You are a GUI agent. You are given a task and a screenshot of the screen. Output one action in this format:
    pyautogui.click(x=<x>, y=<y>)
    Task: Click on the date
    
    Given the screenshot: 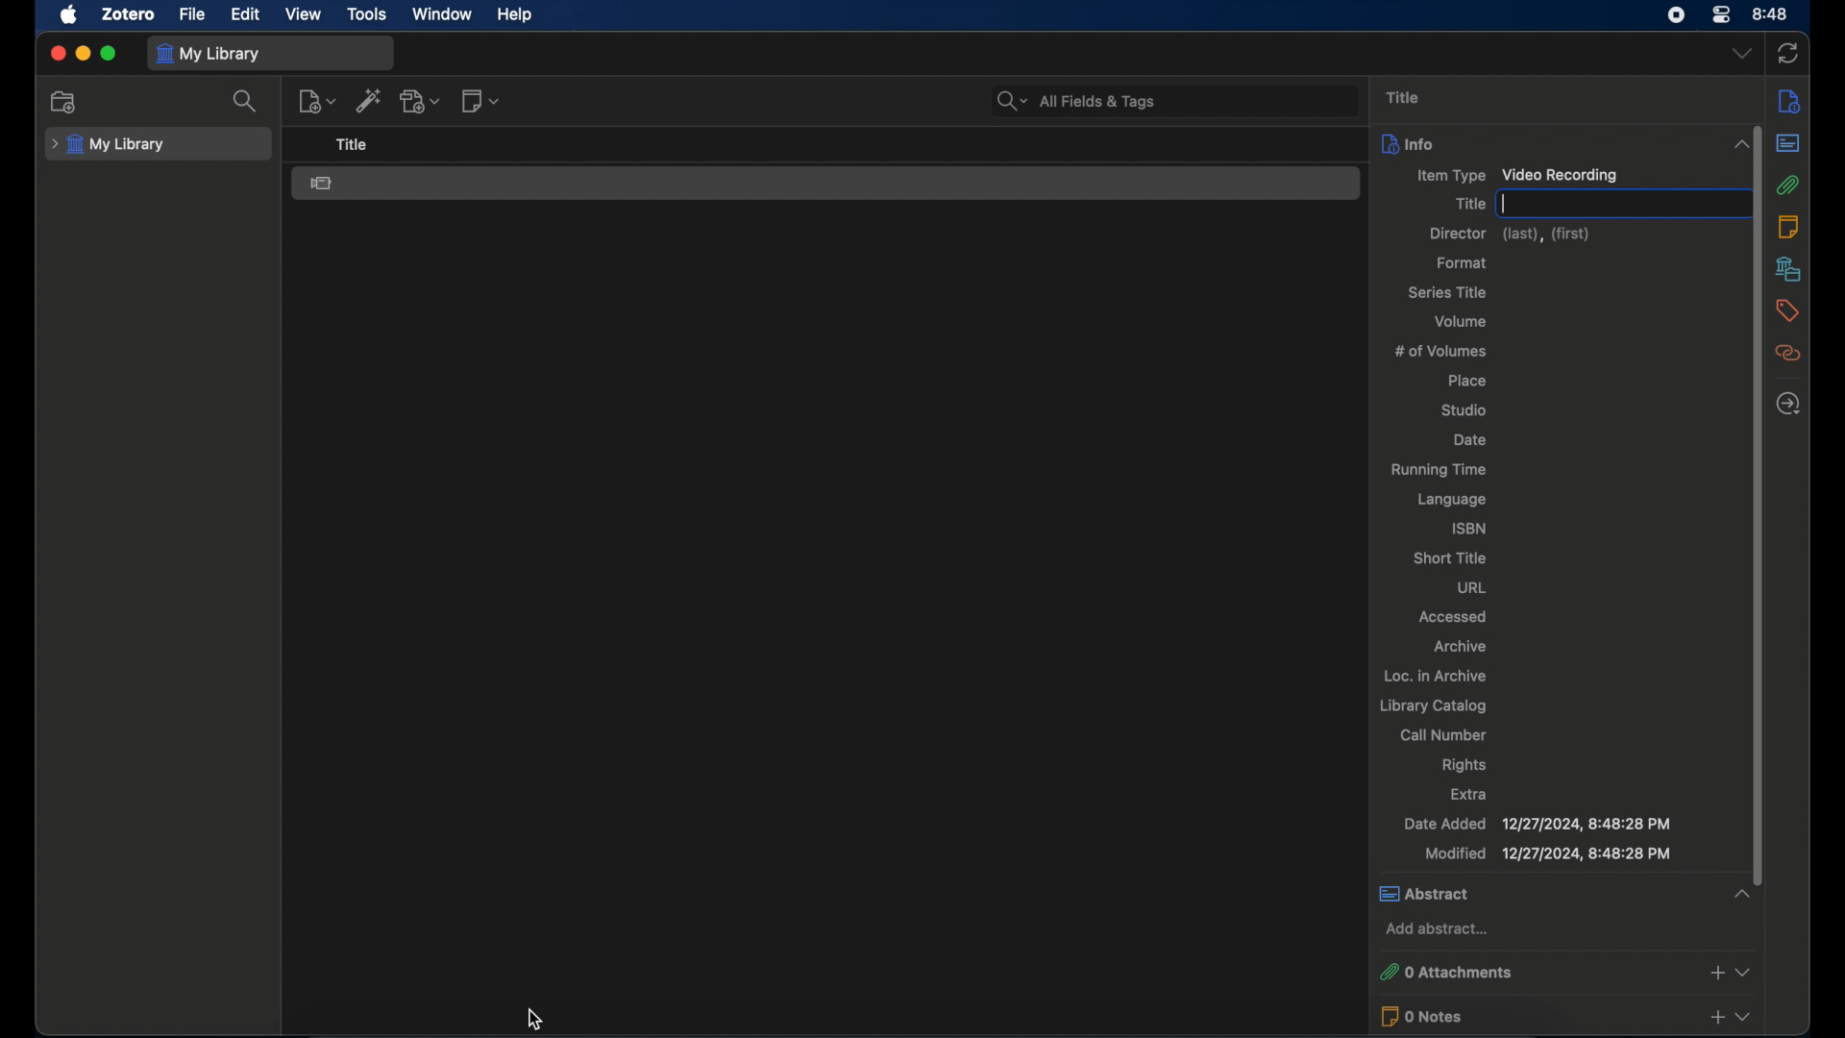 What is the action you would take?
    pyautogui.click(x=1469, y=440)
    